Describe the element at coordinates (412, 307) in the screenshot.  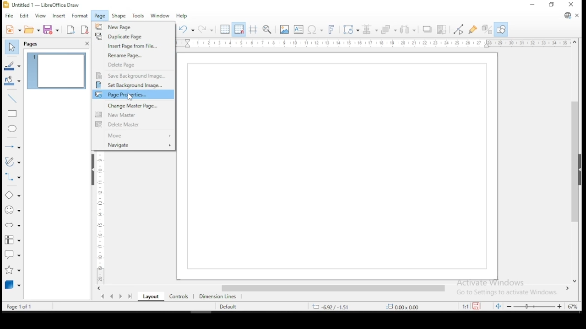
I see `0.00 x 0.00` at that location.